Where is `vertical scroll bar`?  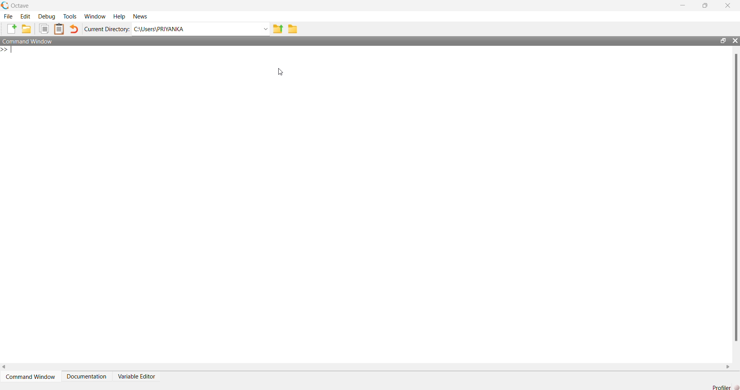 vertical scroll bar is located at coordinates (736, 204).